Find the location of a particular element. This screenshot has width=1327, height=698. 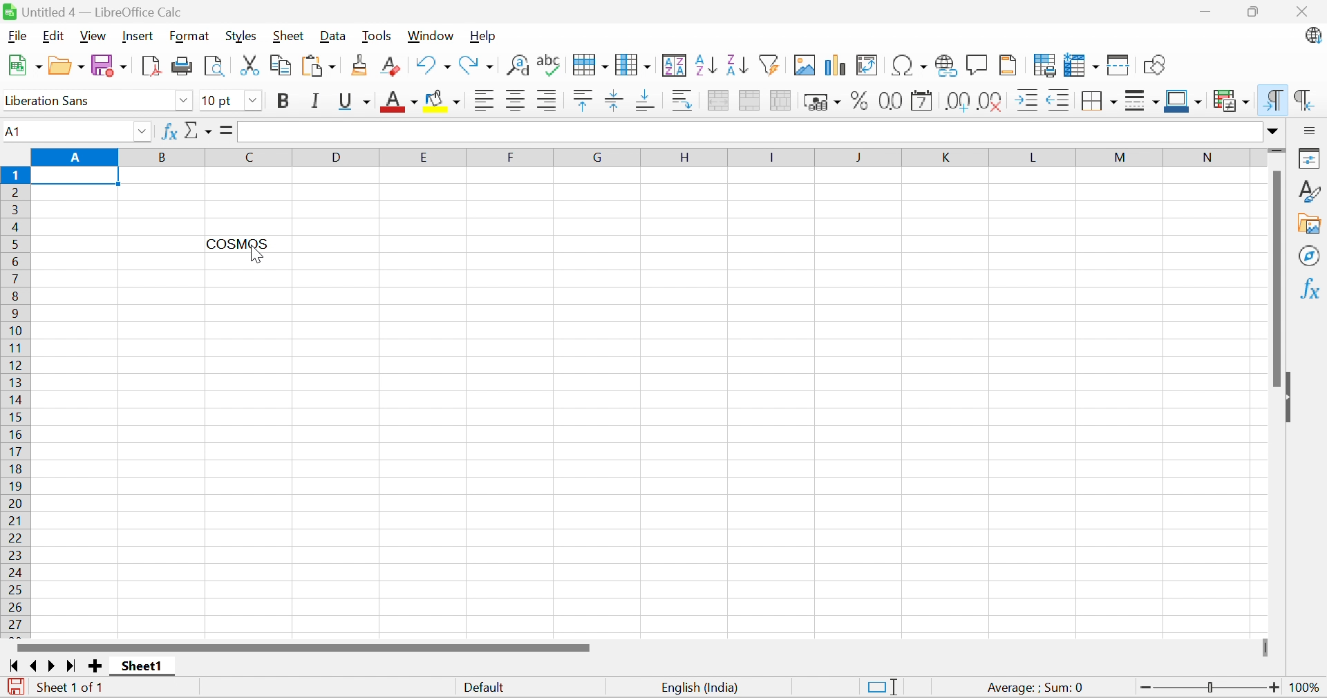

Column Name is located at coordinates (632, 157).